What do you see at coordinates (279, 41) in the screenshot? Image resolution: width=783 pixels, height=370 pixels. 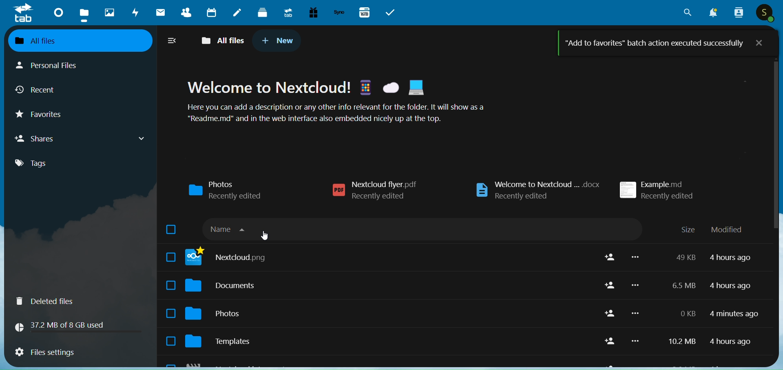 I see `new tab` at bounding box center [279, 41].